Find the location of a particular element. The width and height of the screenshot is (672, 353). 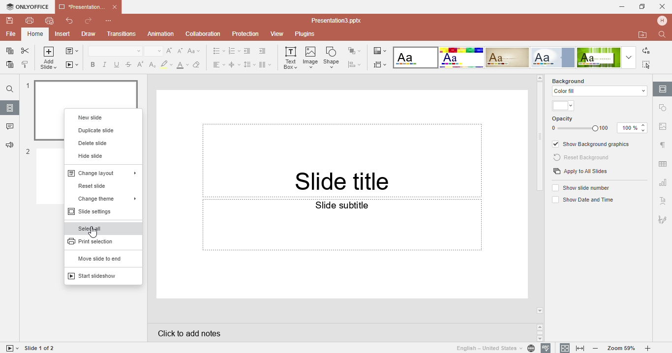

Collabration is located at coordinates (203, 34).